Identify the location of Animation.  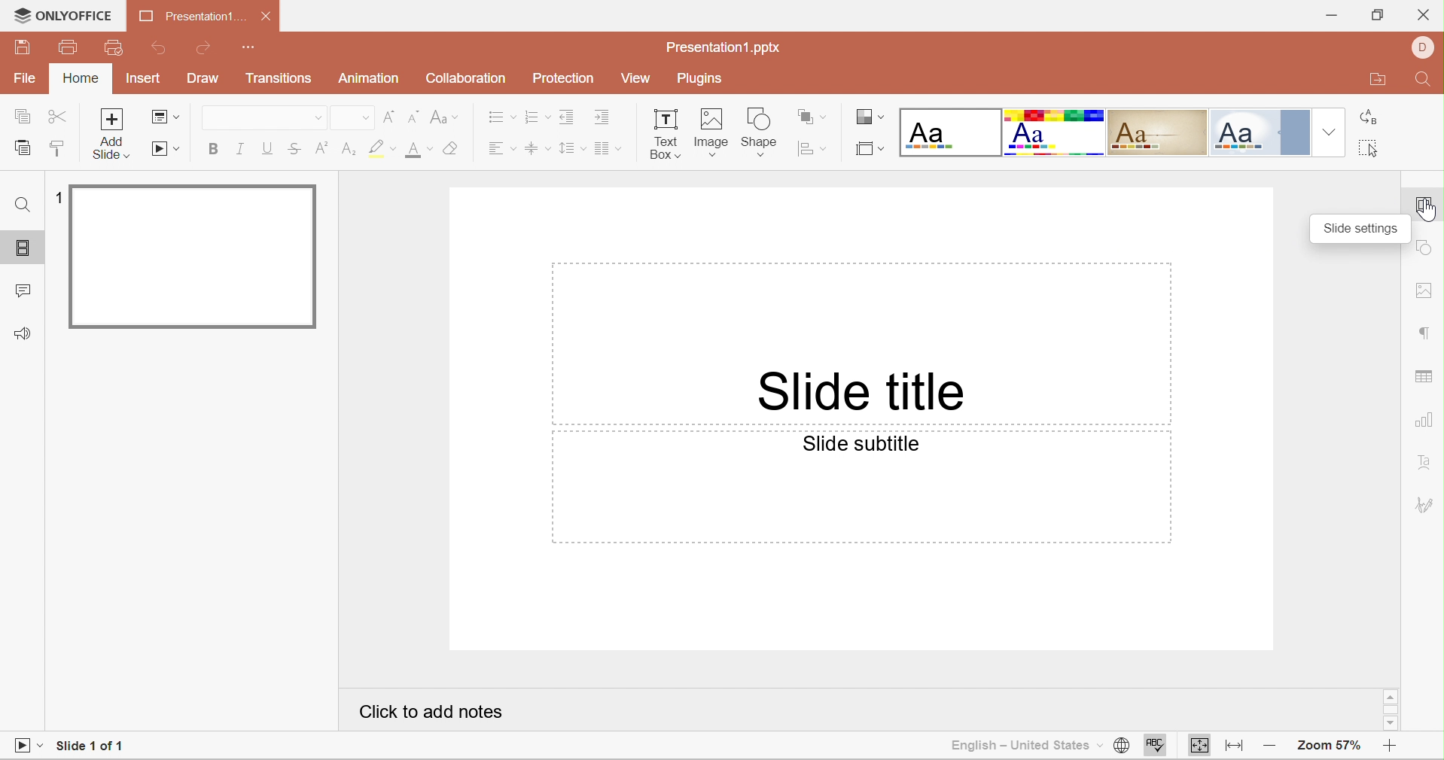
(373, 81).